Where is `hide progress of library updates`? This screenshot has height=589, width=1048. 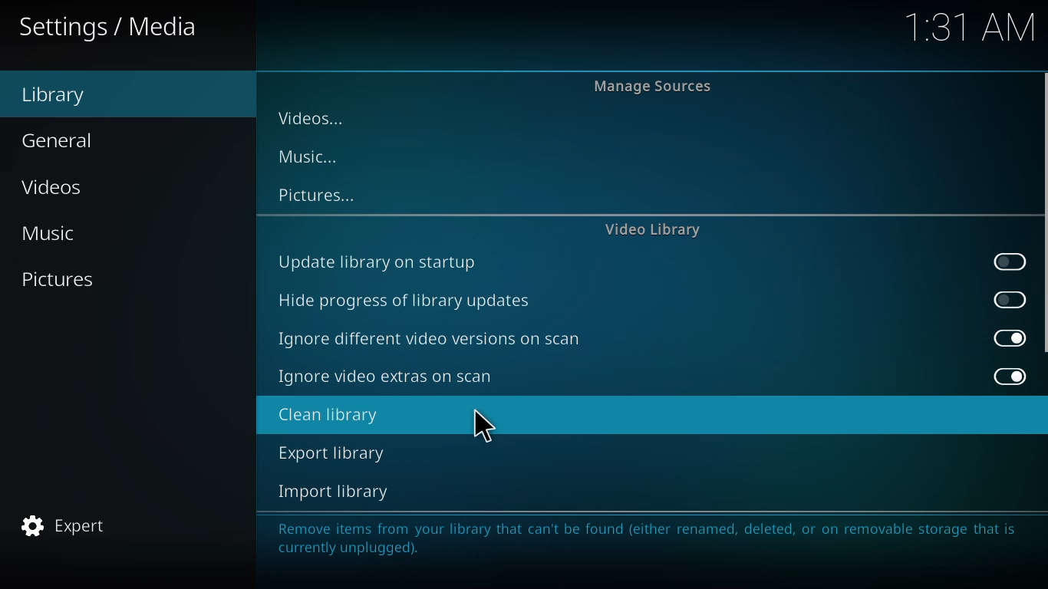
hide progress of library updates is located at coordinates (409, 301).